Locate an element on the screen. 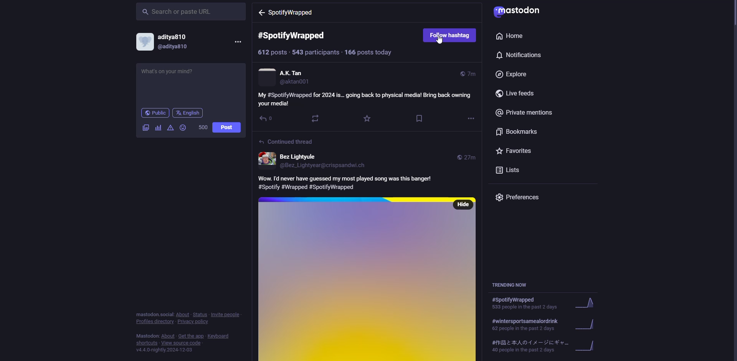  bookmarks is located at coordinates (518, 131).